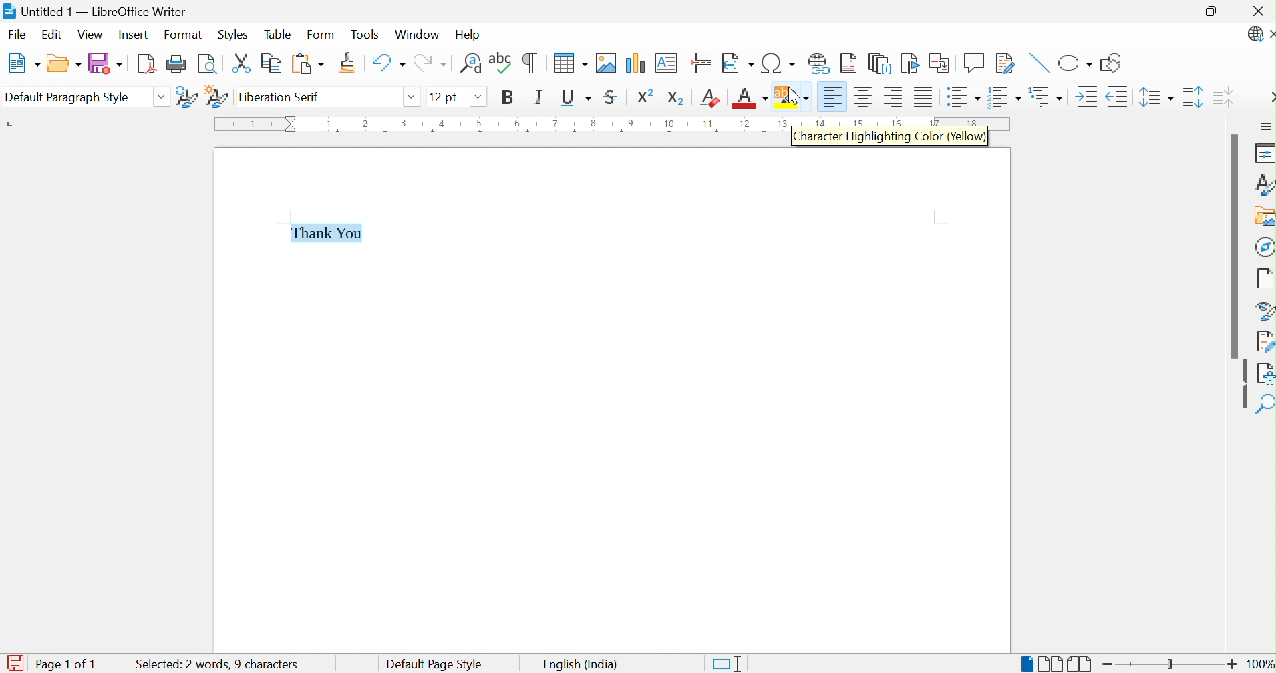 The height and width of the screenshot is (673, 1276). Describe the element at coordinates (569, 63) in the screenshot. I see `Insert Table` at that location.